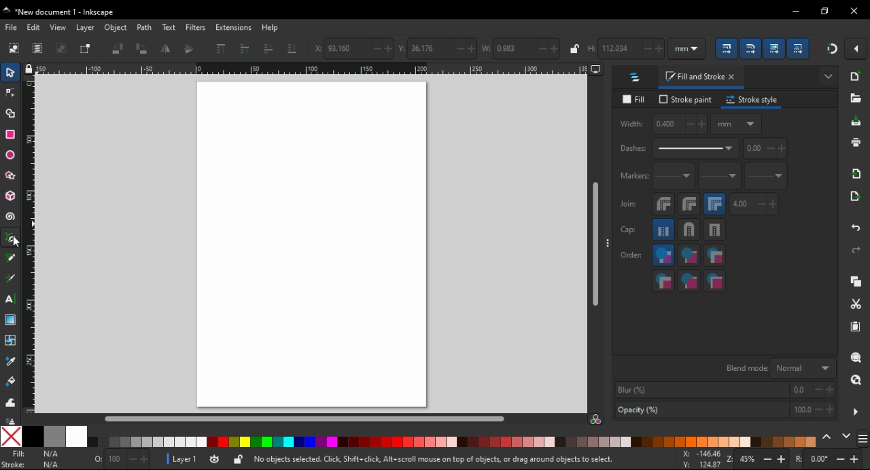  What do you see at coordinates (12, 238) in the screenshot?
I see `pen tool` at bounding box center [12, 238].